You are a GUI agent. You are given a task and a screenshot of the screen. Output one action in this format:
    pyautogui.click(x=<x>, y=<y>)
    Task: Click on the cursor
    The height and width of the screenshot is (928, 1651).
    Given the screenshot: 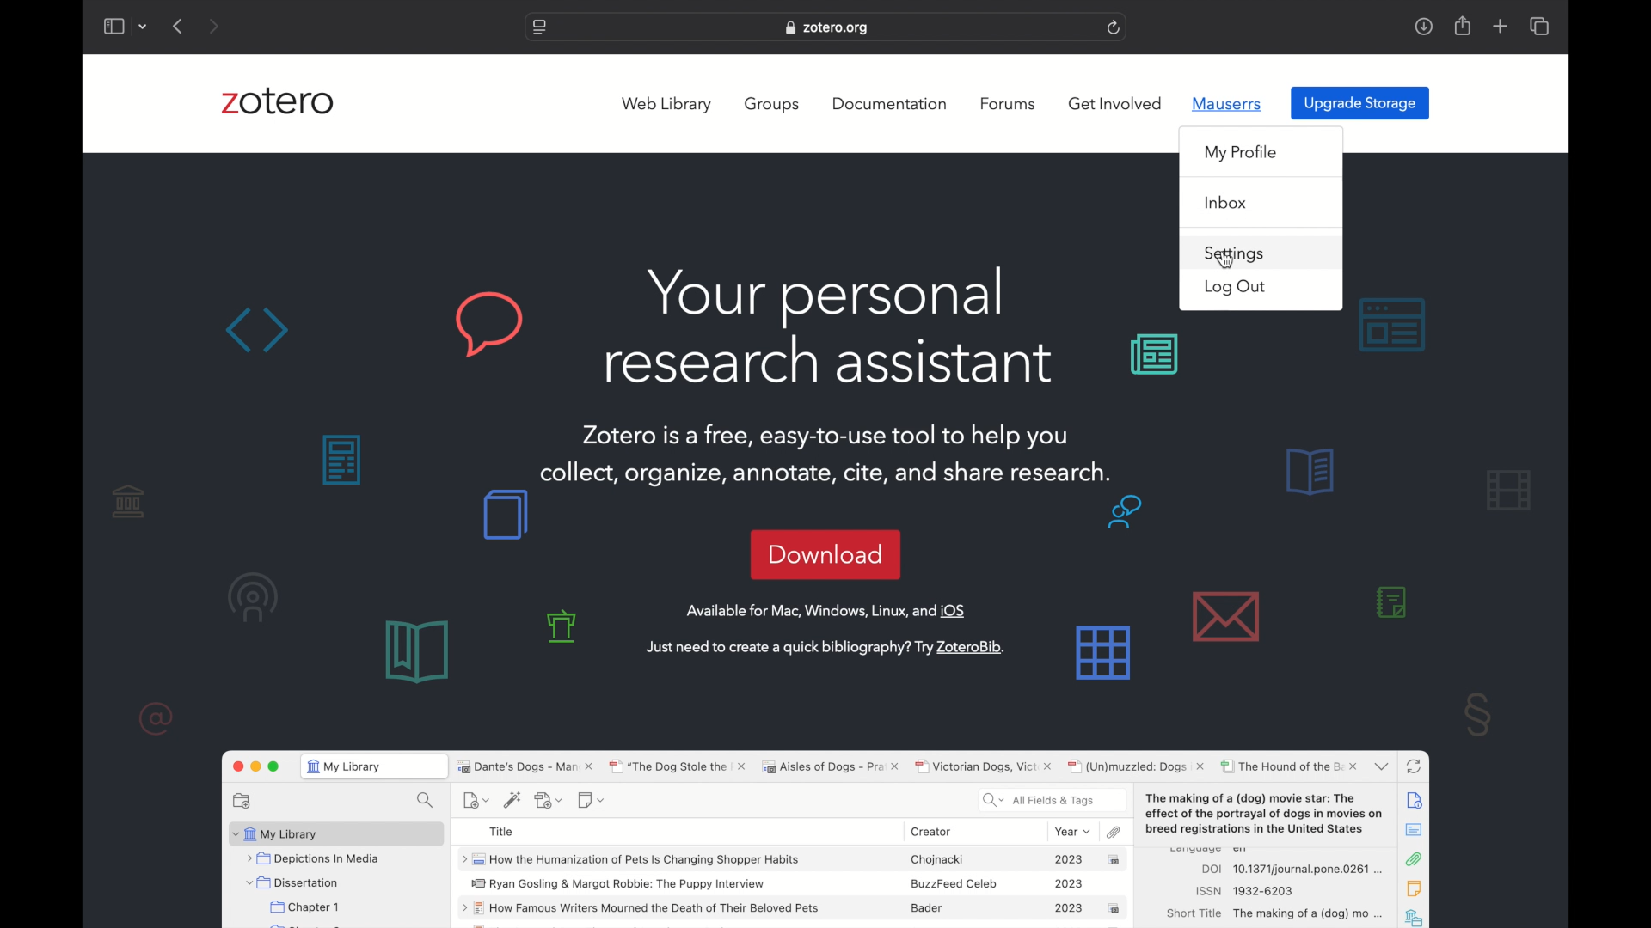 What is the action you would take?
    pyautogui.click(x=1228, y=262)
    